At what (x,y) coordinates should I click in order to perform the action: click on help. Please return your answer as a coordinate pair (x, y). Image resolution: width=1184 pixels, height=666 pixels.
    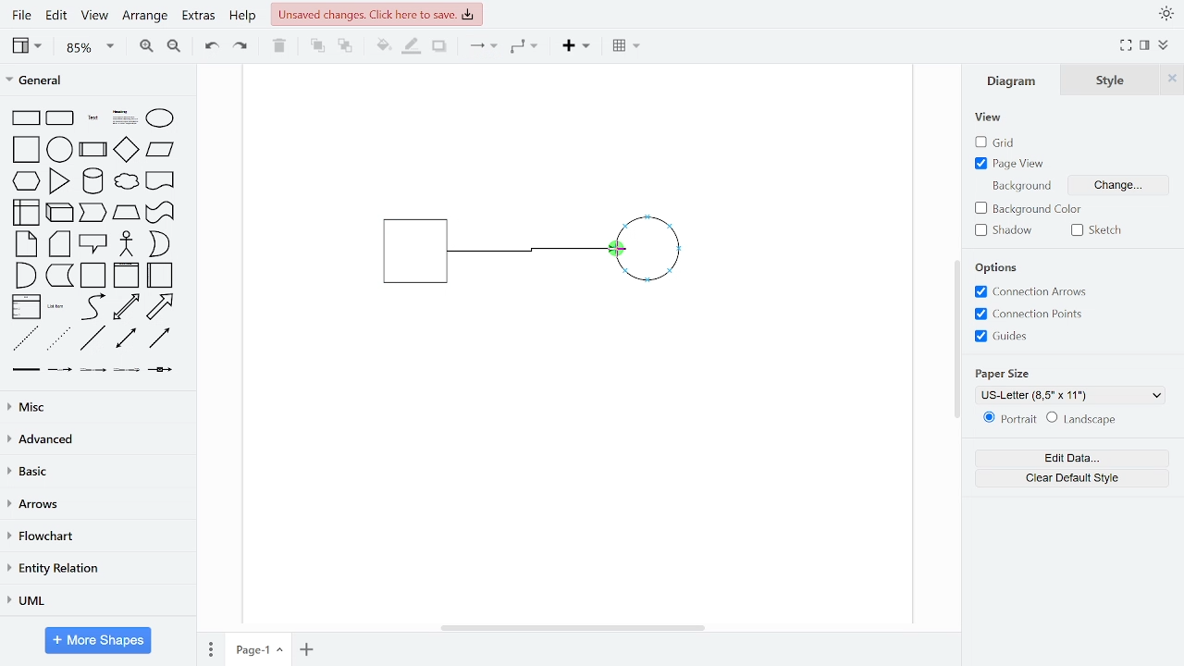
    Looking at the image, I should click on (242, 17).